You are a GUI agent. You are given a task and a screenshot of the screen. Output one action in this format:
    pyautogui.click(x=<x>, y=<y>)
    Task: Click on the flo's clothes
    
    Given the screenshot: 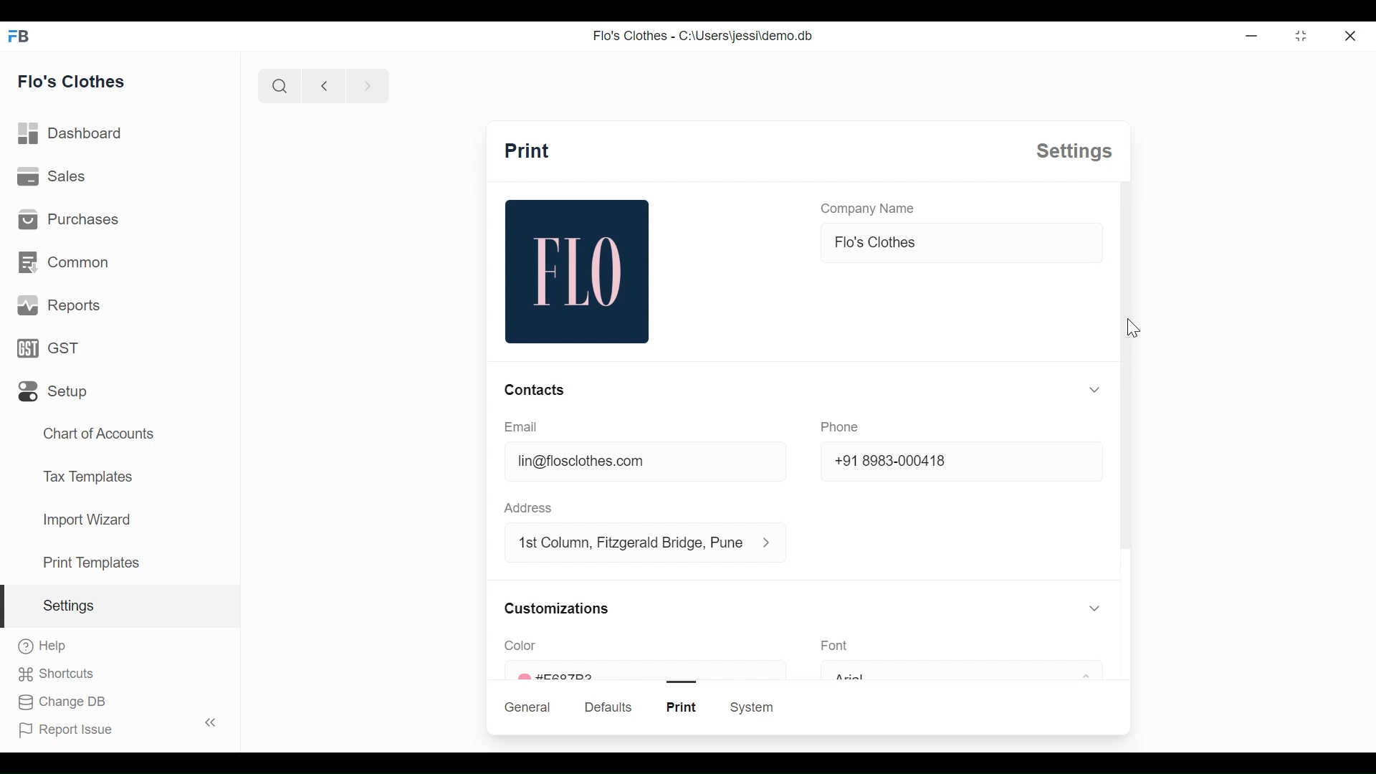 What is the action you would take?
    pyautogui.click(x=965, y=244)
    